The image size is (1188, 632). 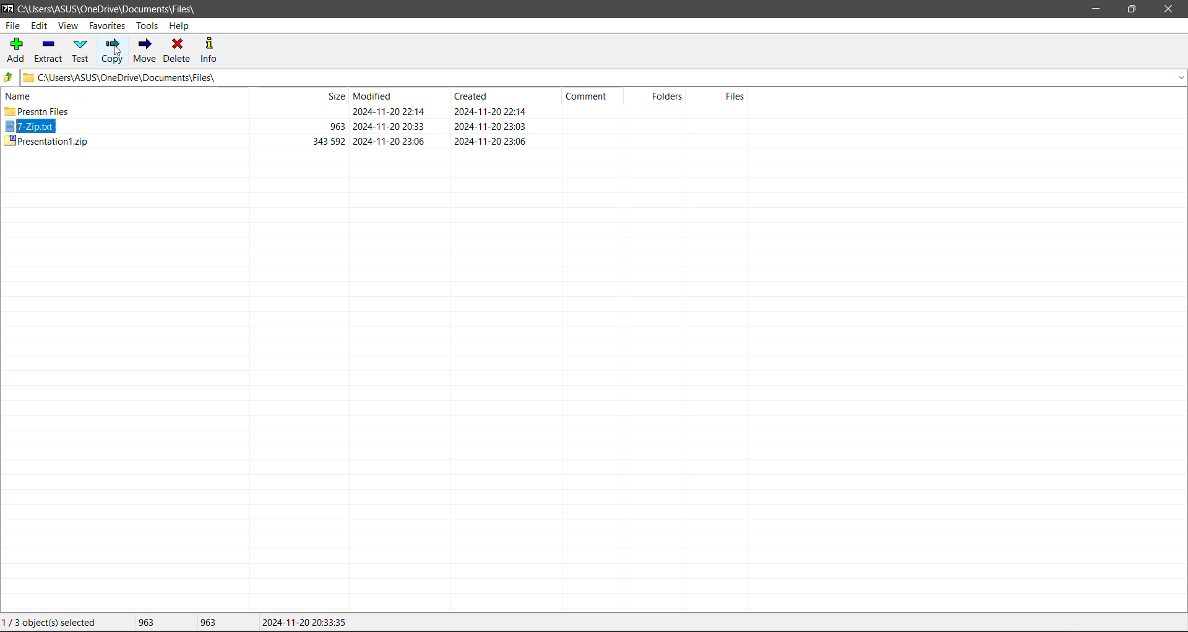 I want to click on Current File selection status, so click(x=52, y=623).